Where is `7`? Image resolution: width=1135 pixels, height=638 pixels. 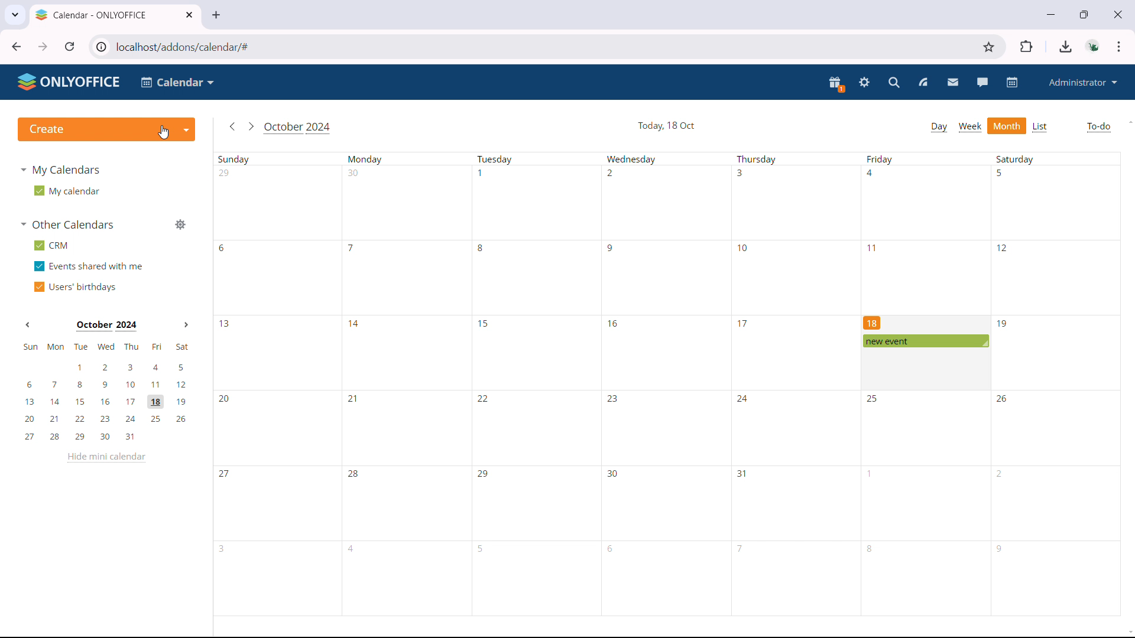 7 is located at coordinates (352, 249).